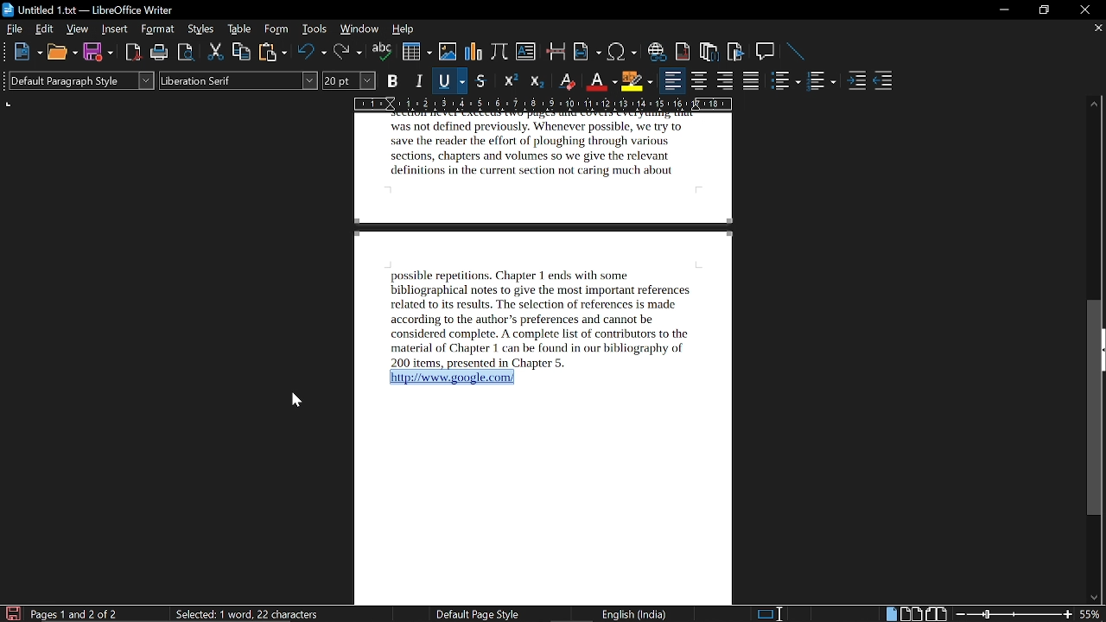 The height and width of the screenshot is (622, 1106). Describe the element at coordinates (200, 29) in the screenshot. I see `styles` at that location.